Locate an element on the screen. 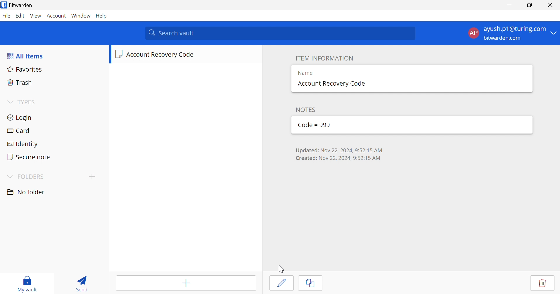 The width and height of the screenshot is (560, 294). Edit is located at coordinates (281, 283).